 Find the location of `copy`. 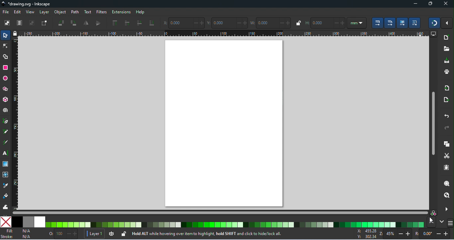

copy is located at coordinates (447, 144).